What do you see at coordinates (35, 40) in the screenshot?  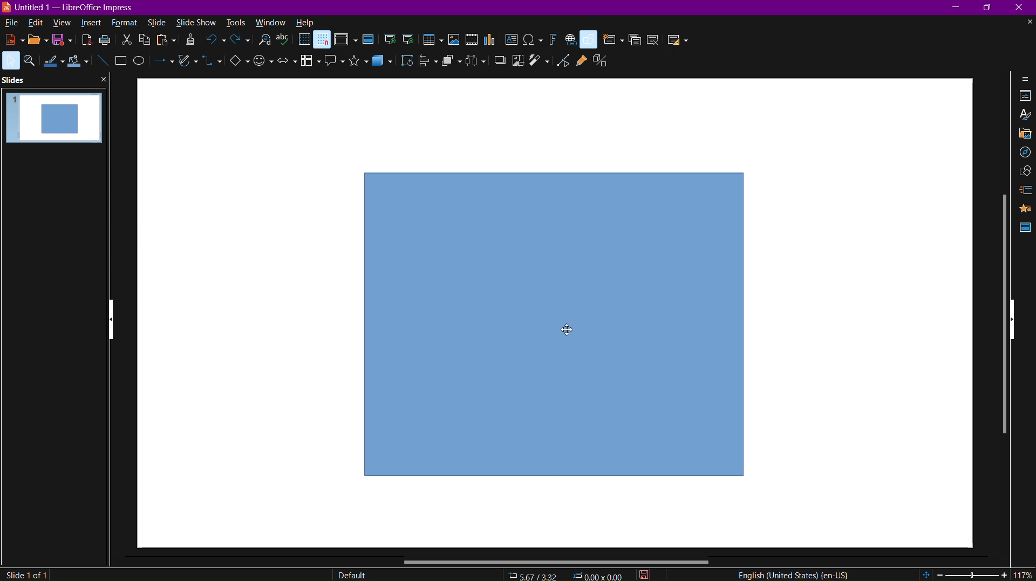 I see `Open` at bounding box center [35, 40].